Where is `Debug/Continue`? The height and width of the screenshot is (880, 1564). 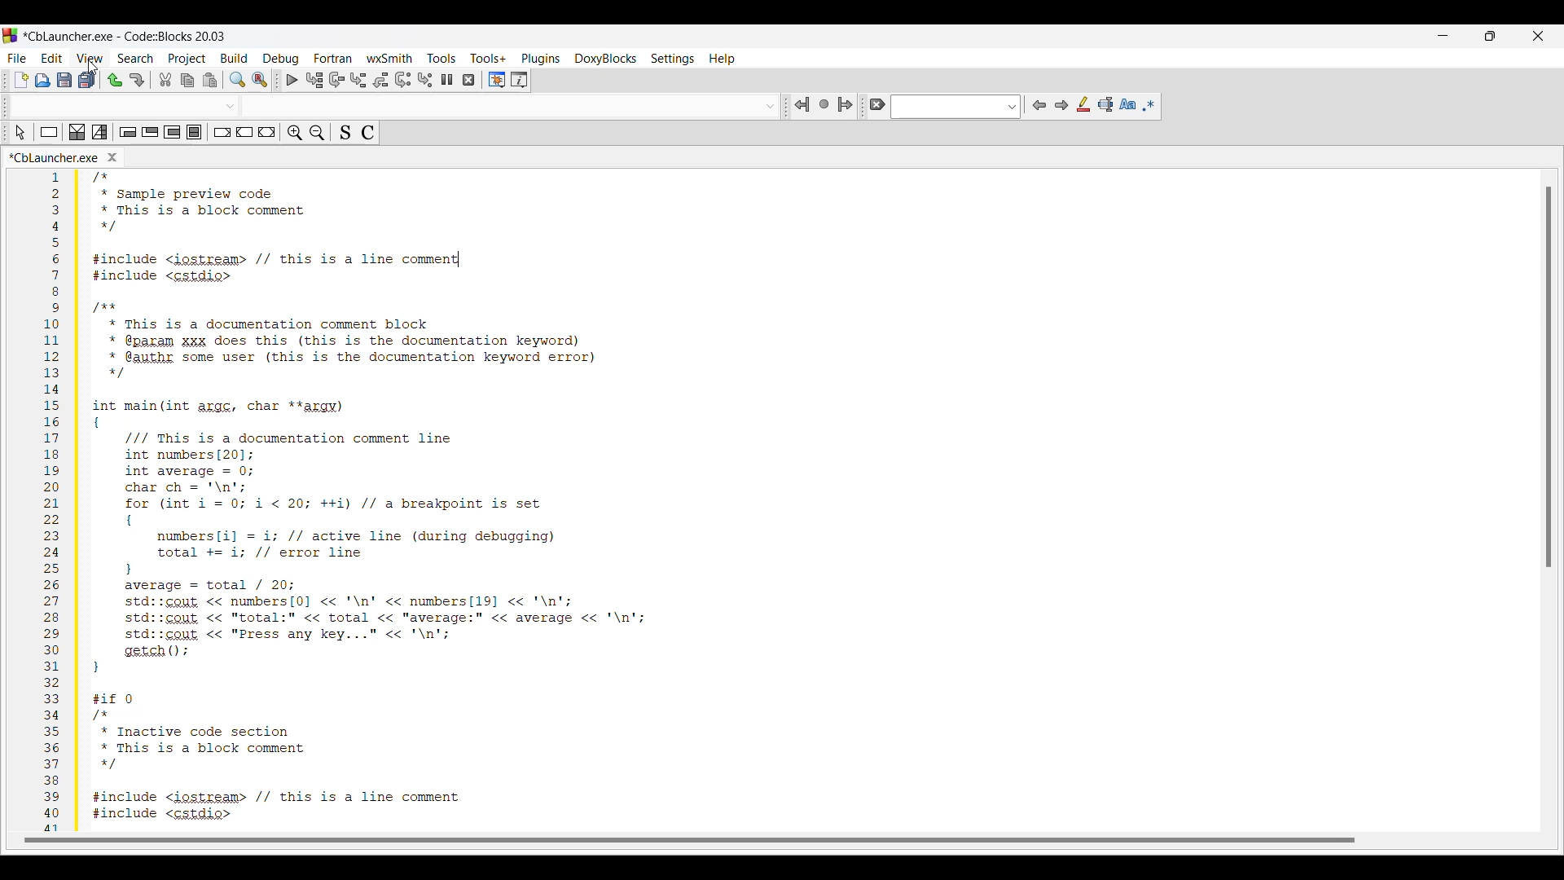
Debug/Continue is located at coordinates (292, 80).